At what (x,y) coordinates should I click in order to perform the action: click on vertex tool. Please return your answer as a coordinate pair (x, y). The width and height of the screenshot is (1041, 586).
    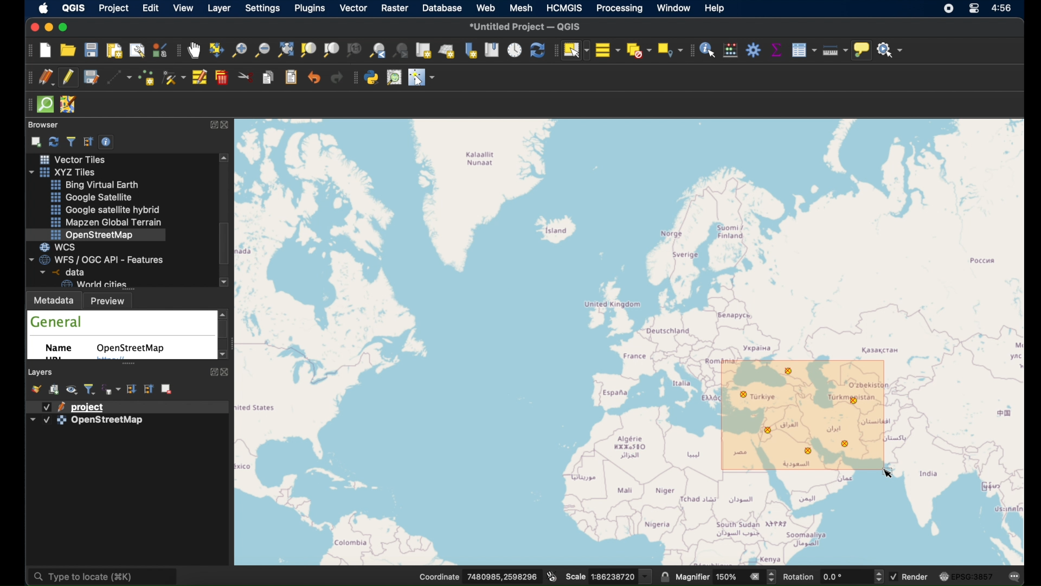
    Looking at the image, I should click on (174, 77).